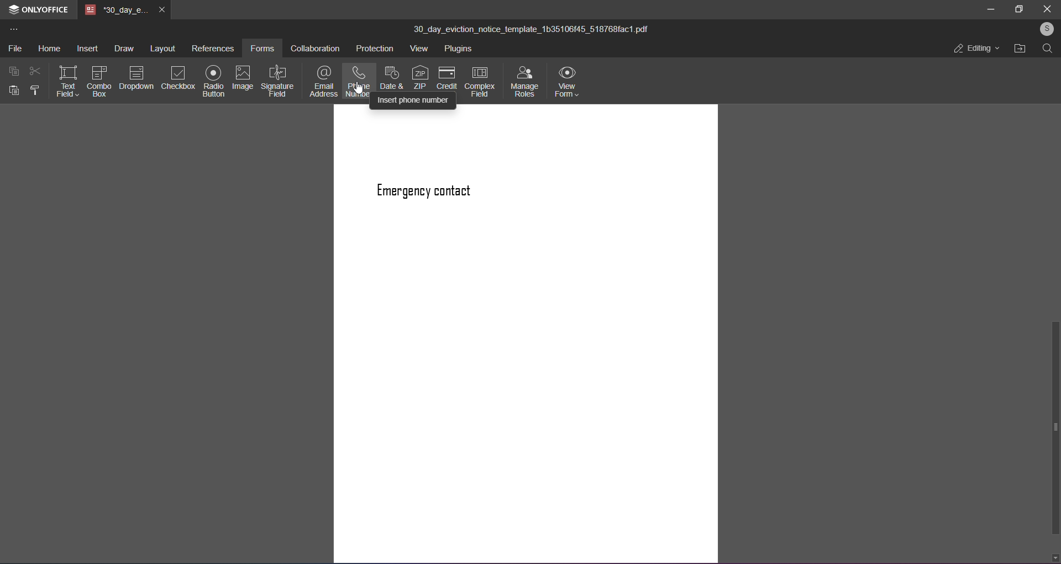 This screenshot has width=1061, height=564. Describe the element at coordinates (447, 75) in the screenshot. I see `credit` at that location.